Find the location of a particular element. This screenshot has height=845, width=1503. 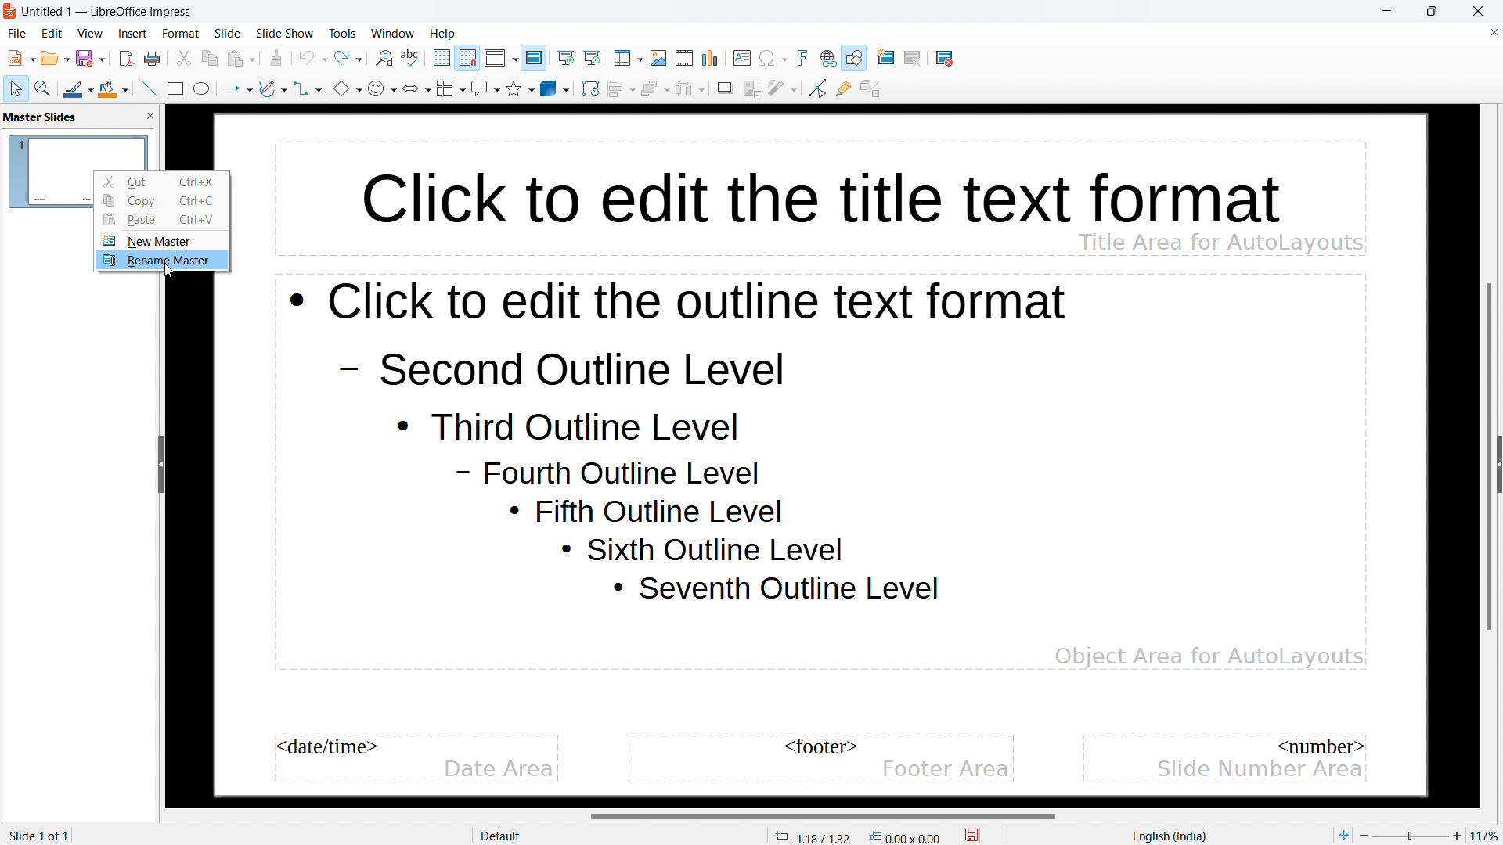

insert is located at coordinates (133, 33).